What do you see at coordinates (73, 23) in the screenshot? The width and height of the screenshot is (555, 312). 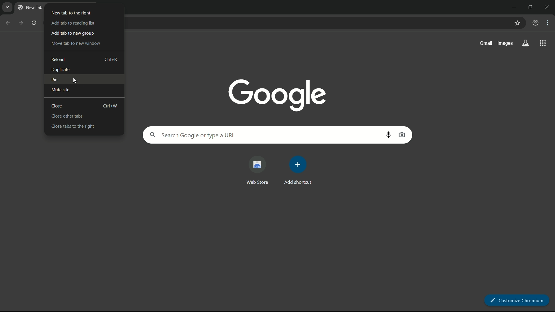 I see `add tab to reading list` at bounding box center [73, 23].